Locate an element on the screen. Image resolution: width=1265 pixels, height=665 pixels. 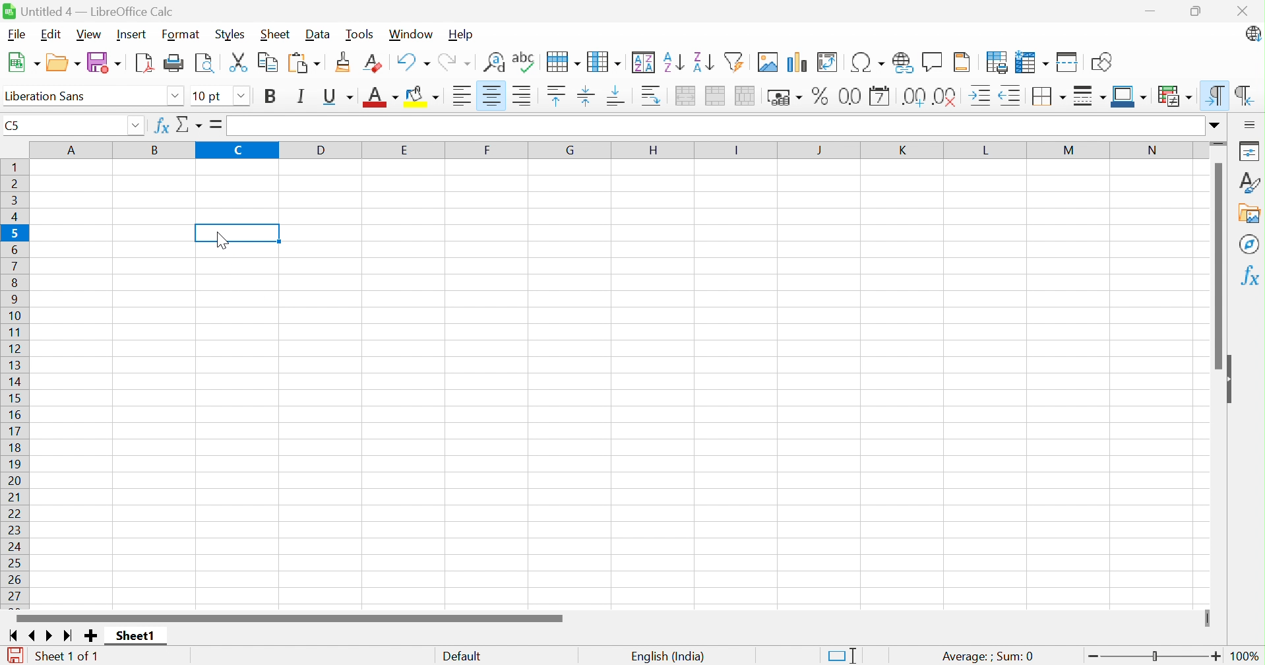
The document has been modified. Click to save the document. is located at coordinates (15, 654).